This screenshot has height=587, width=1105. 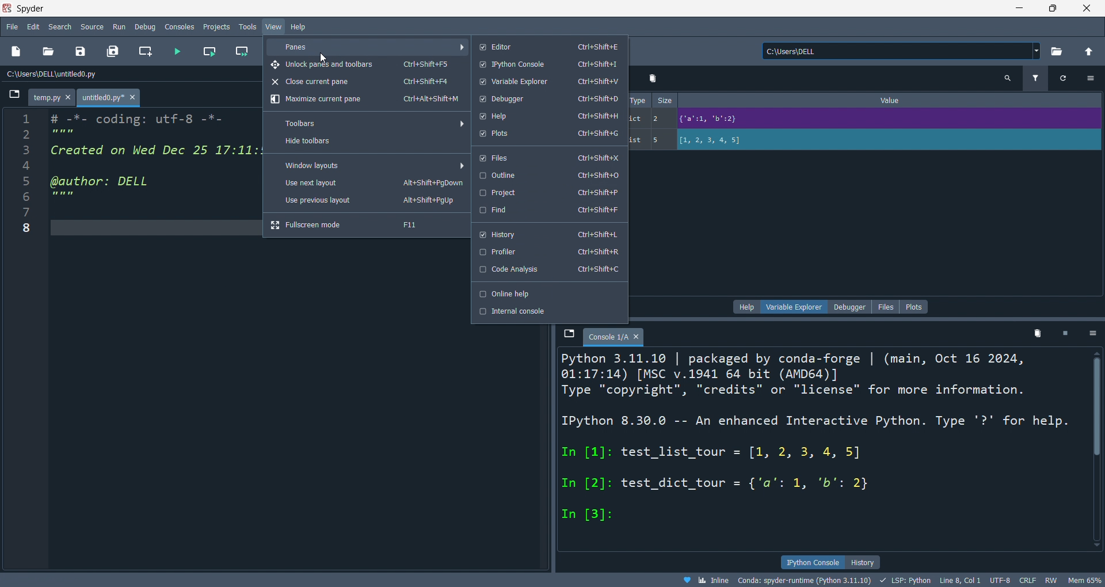 What do you see at coordinates (209, 52) in the screenshot?
I see `run cell` at bounding box center [209, 52].